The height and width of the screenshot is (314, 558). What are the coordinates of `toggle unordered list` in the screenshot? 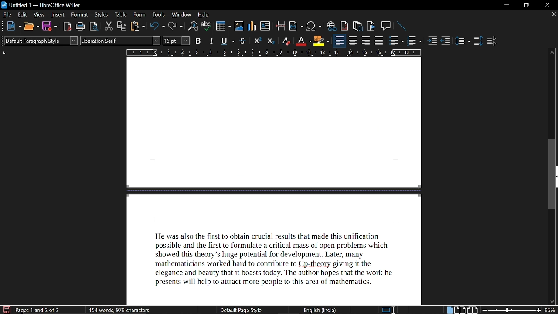 It's located at (415, 41).